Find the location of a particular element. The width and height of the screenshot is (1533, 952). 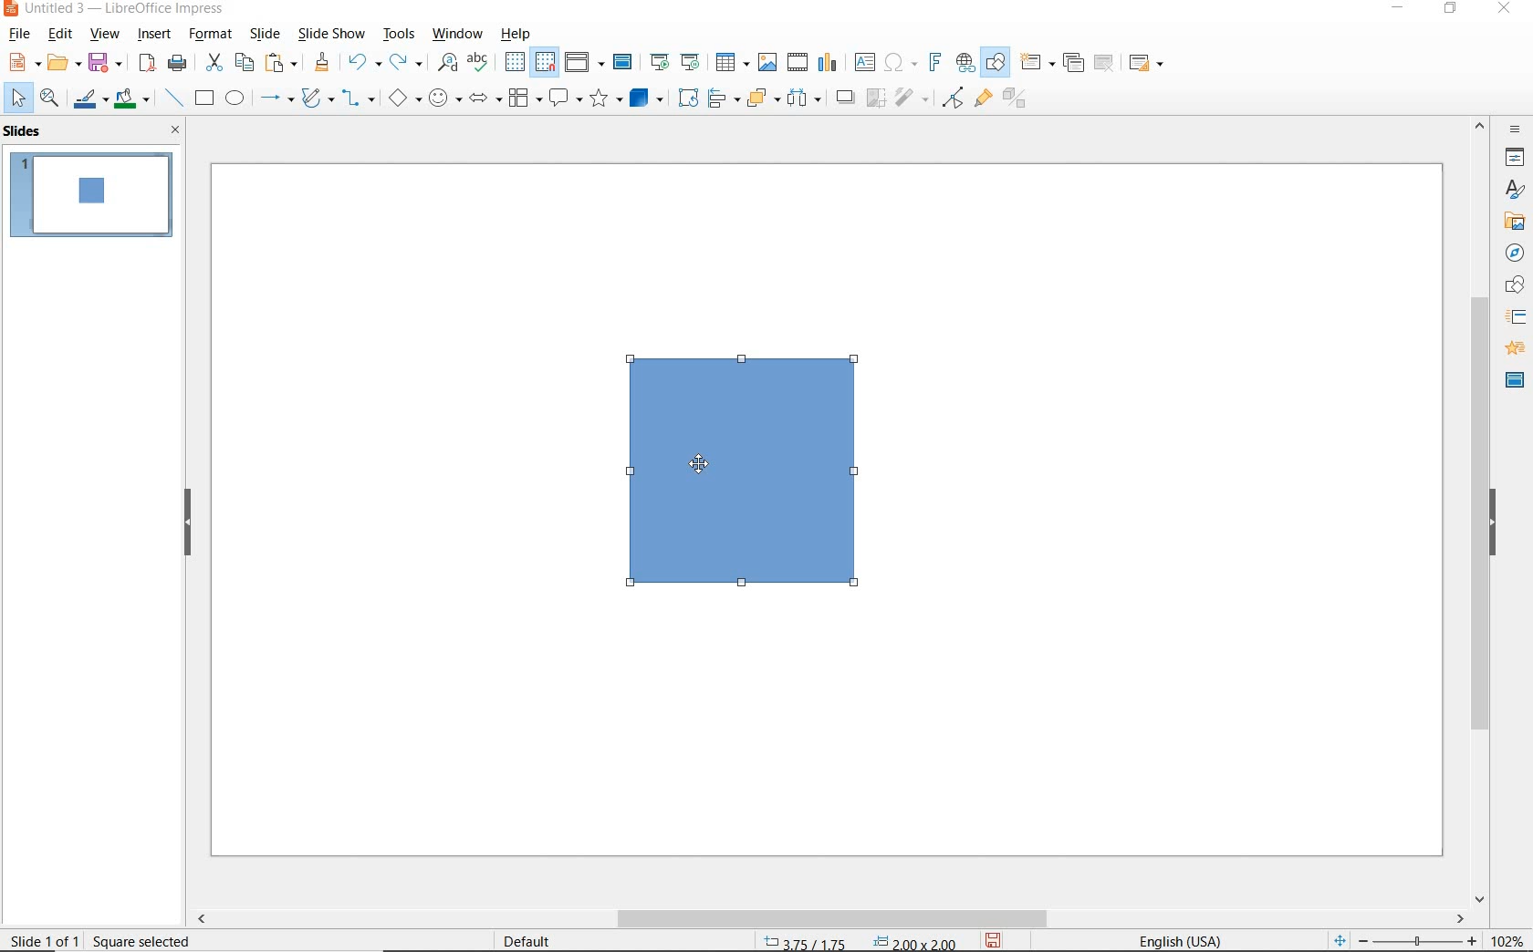

find and replace is located at coordinates (444, 66).